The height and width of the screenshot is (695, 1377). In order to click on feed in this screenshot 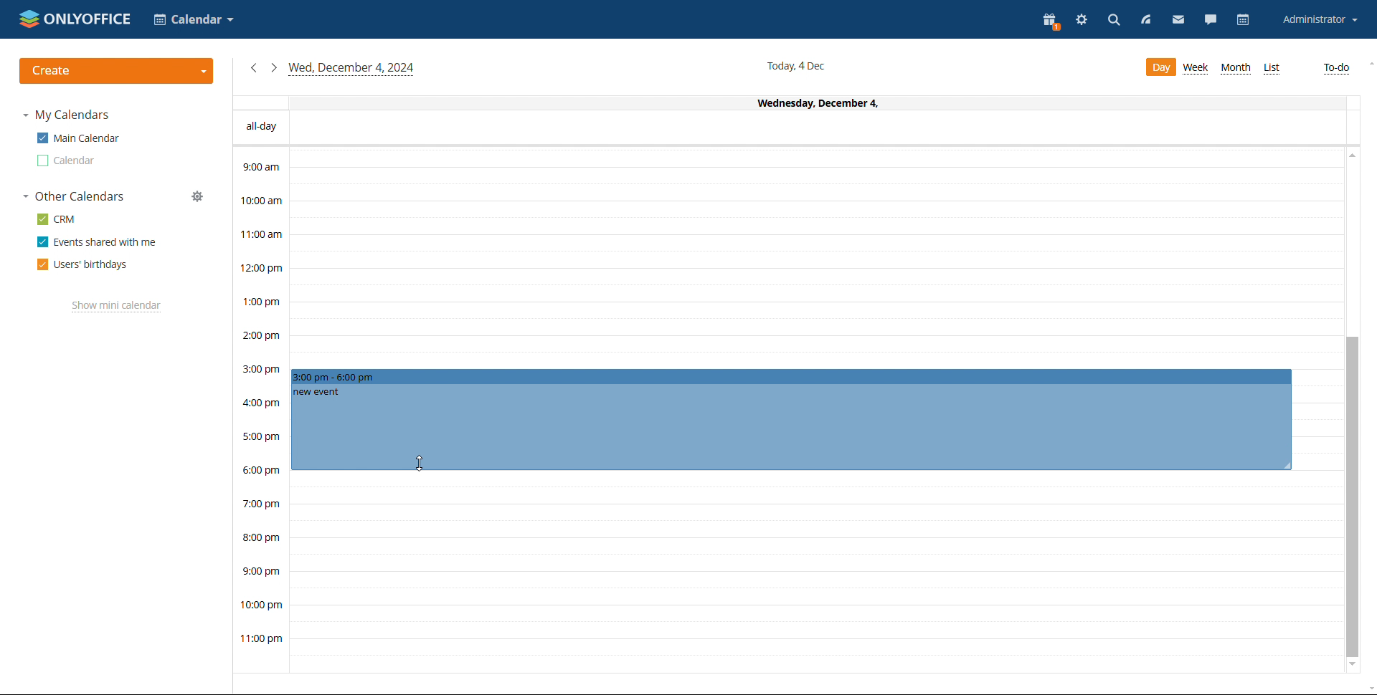, I will do `click(1144, 20)`.